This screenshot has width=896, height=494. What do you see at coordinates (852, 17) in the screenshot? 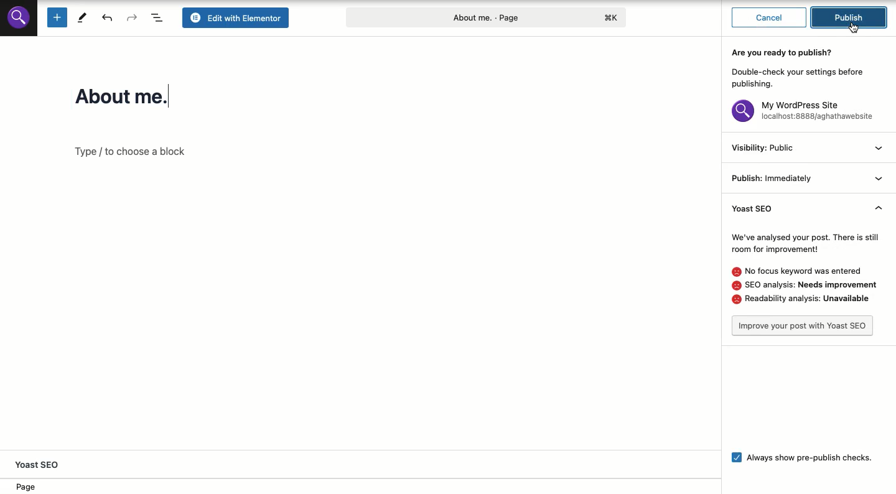
I see `Publish` at bounding box center [852, 17].